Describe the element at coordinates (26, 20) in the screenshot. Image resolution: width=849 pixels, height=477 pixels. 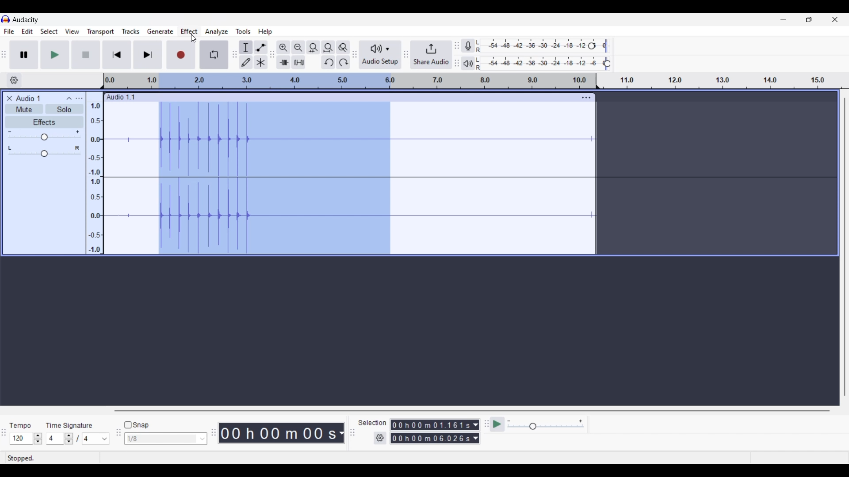
I see `Software name` at that location.